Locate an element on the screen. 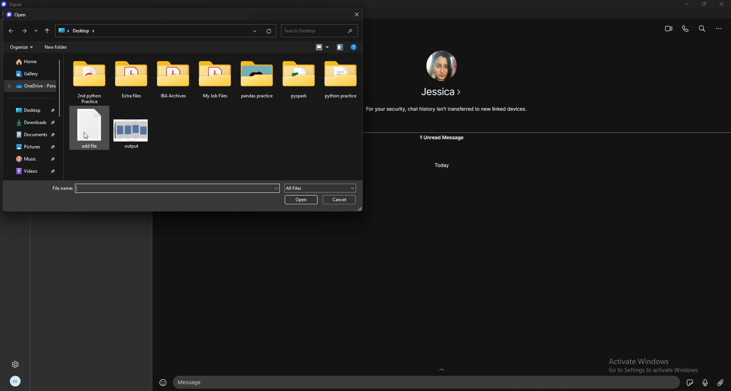 The width and height of the screenshot is (731, 391). settings is located at coordinates (15, 364).